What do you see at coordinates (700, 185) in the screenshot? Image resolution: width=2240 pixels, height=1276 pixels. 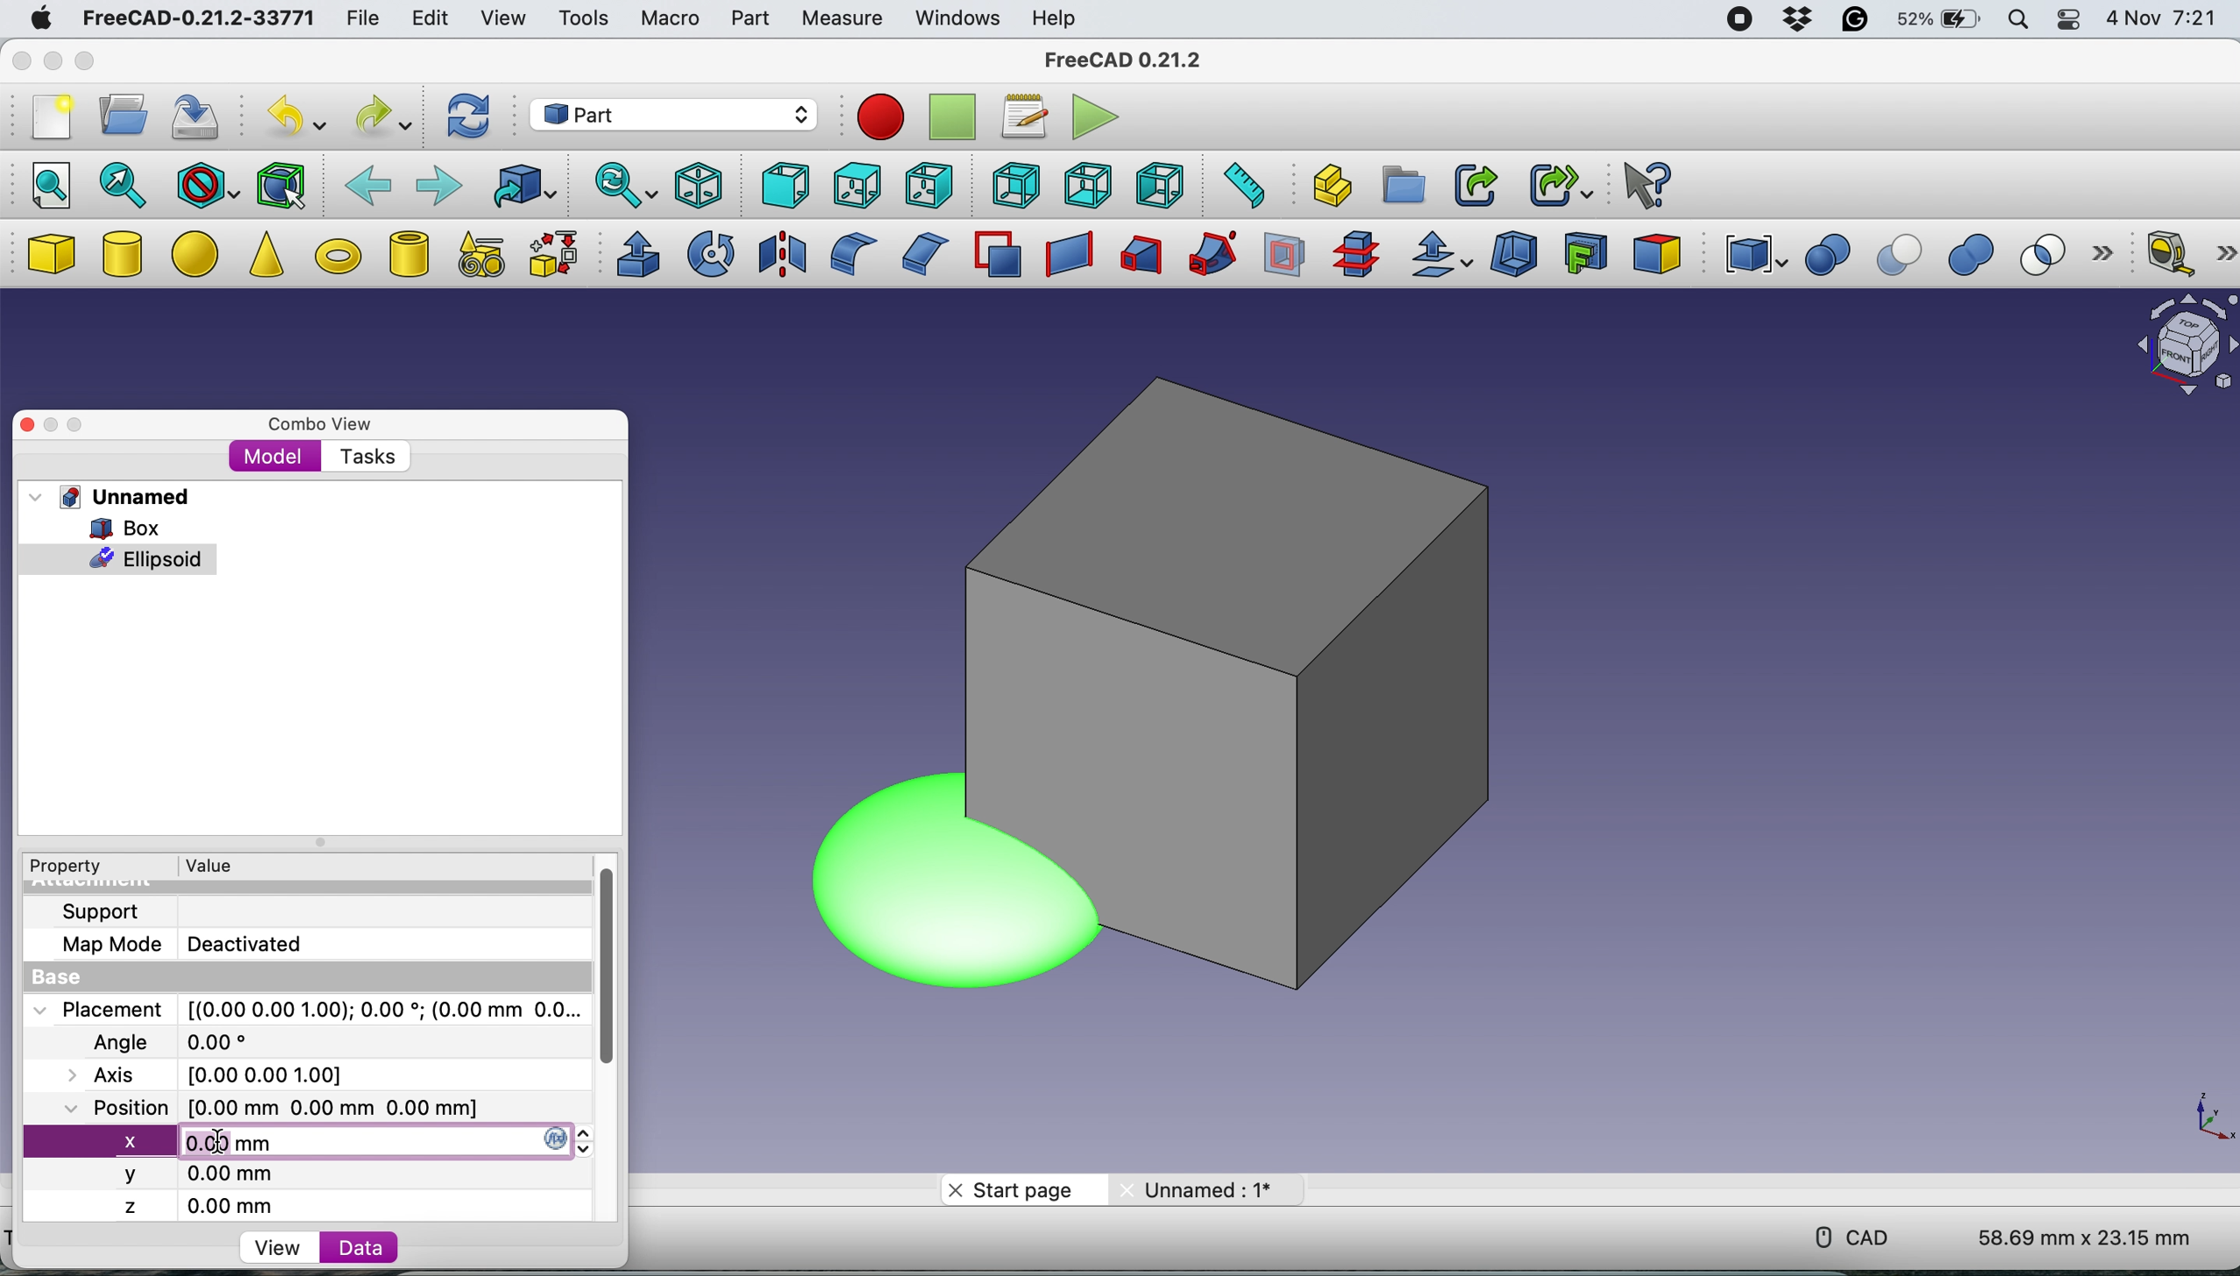 I see `isometric view` at bounding box center [700, 185].